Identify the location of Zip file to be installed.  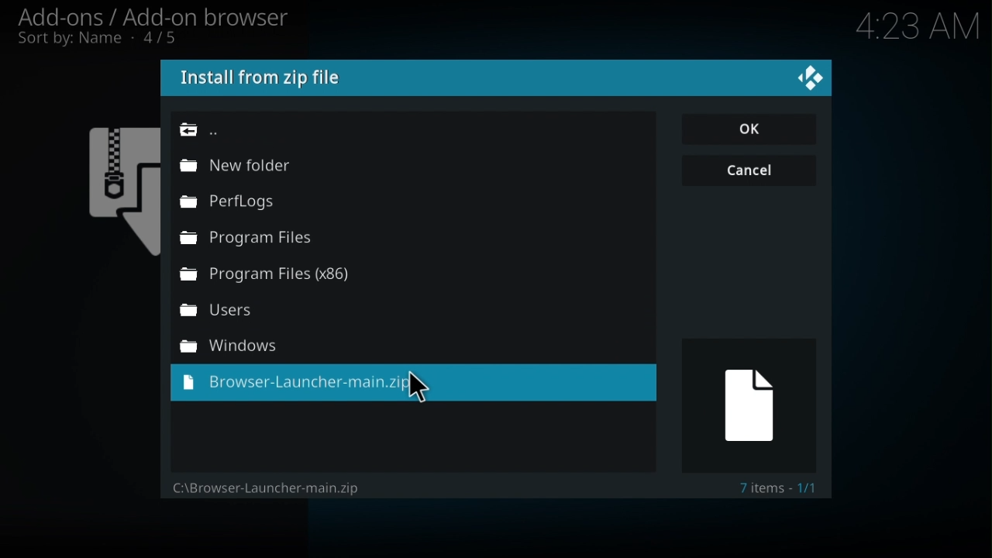
(404, 384).